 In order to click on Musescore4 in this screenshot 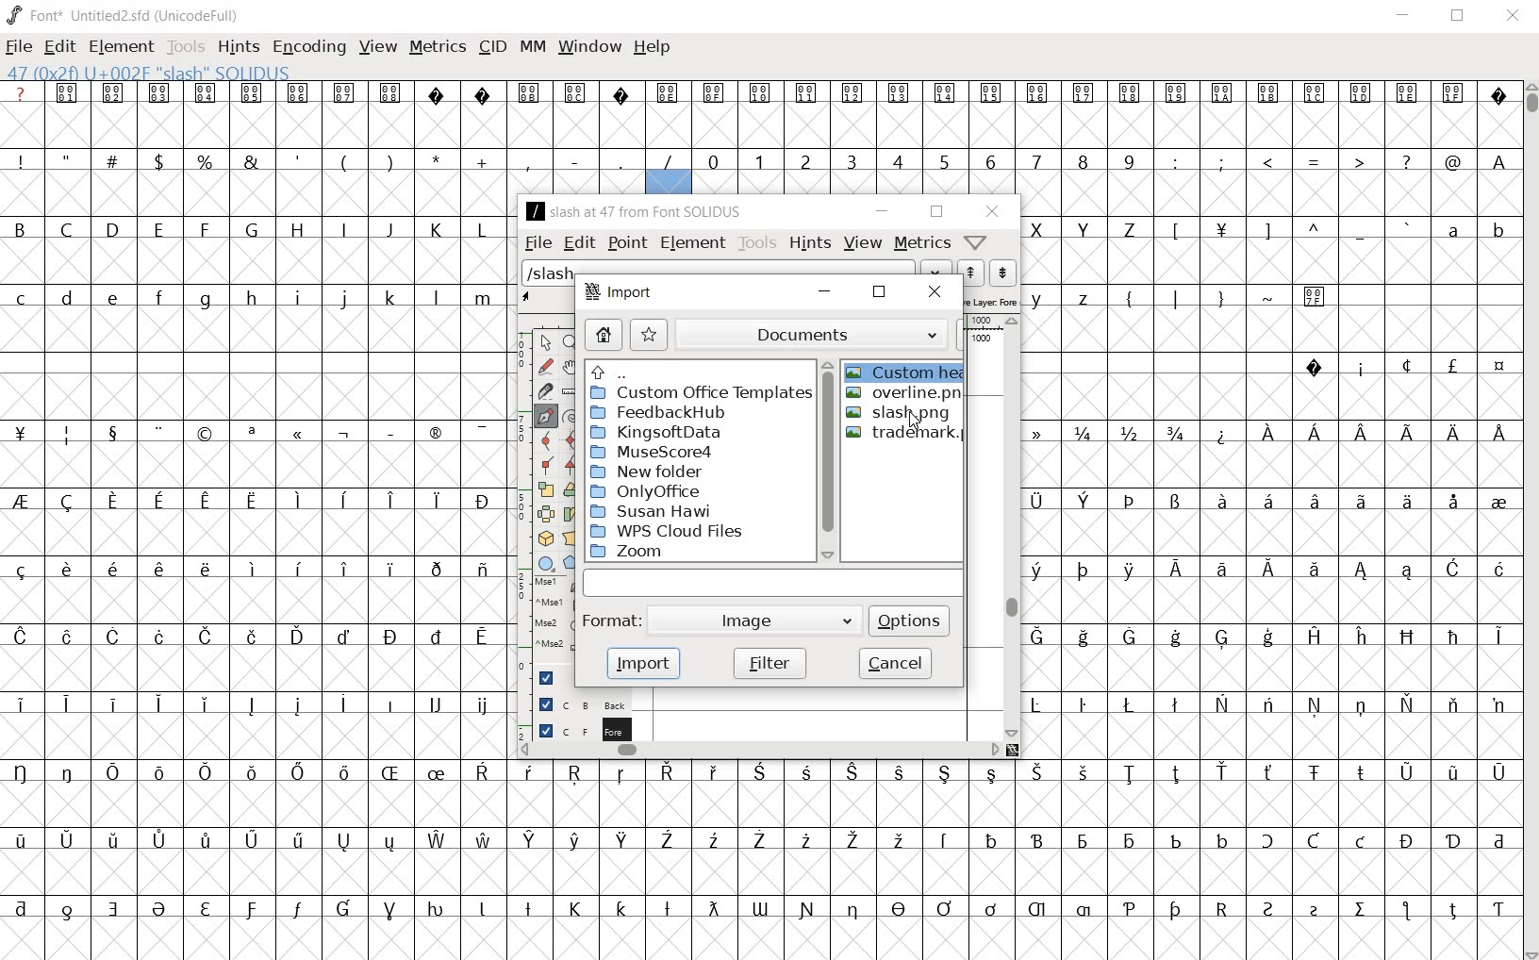, I will do `click(653, 453)`.